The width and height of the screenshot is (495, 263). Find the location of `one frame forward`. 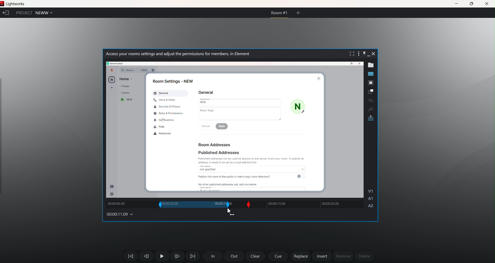

one frame forward is located at coordinates (177, 256).